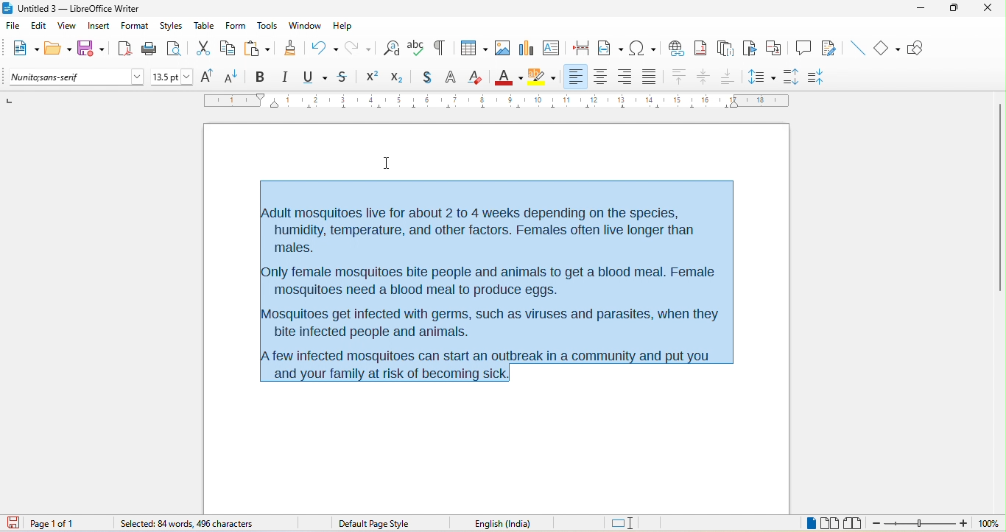  Describe the element at coordinates (949, 9) in the screenshot. I see `maximize` at that location.